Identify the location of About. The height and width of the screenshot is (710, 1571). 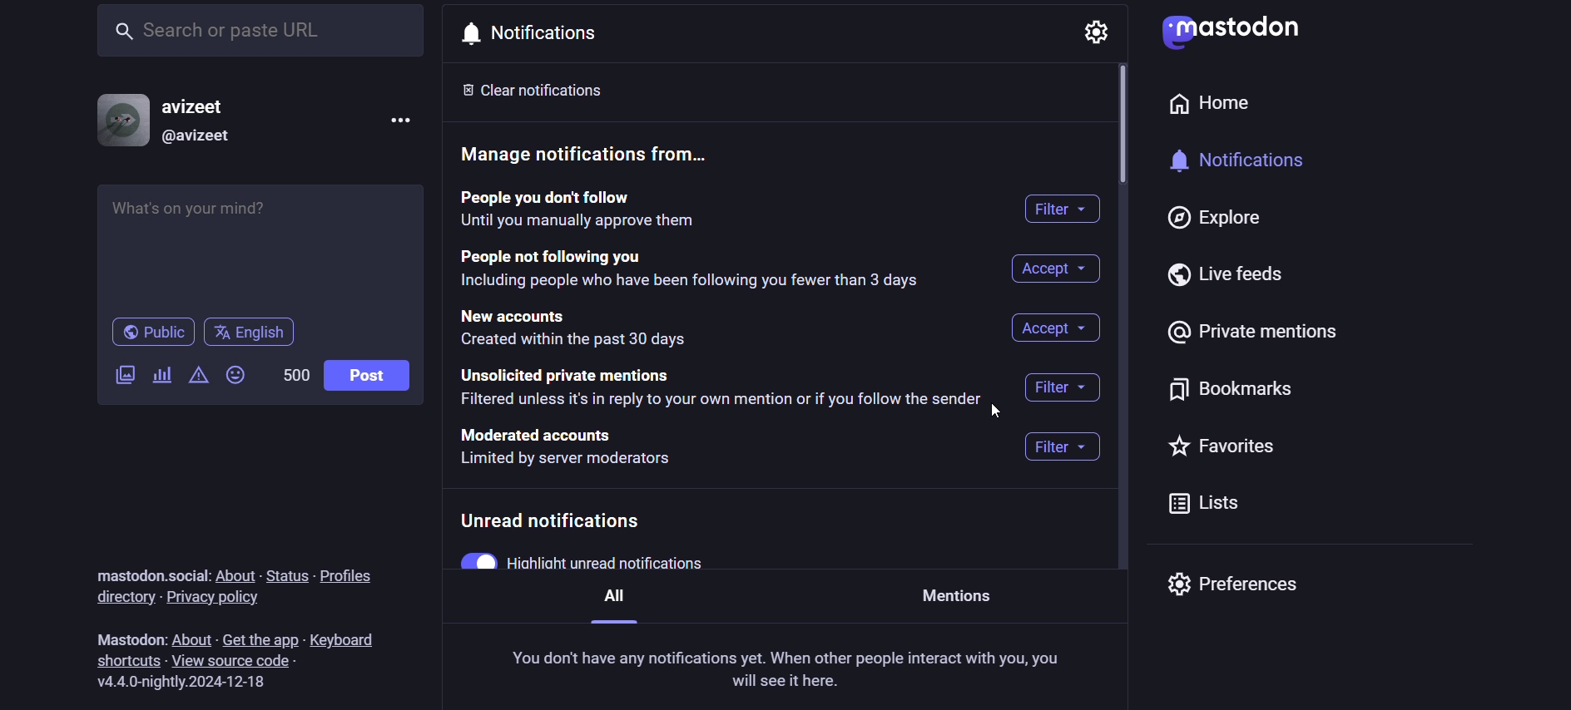
(237, 573).